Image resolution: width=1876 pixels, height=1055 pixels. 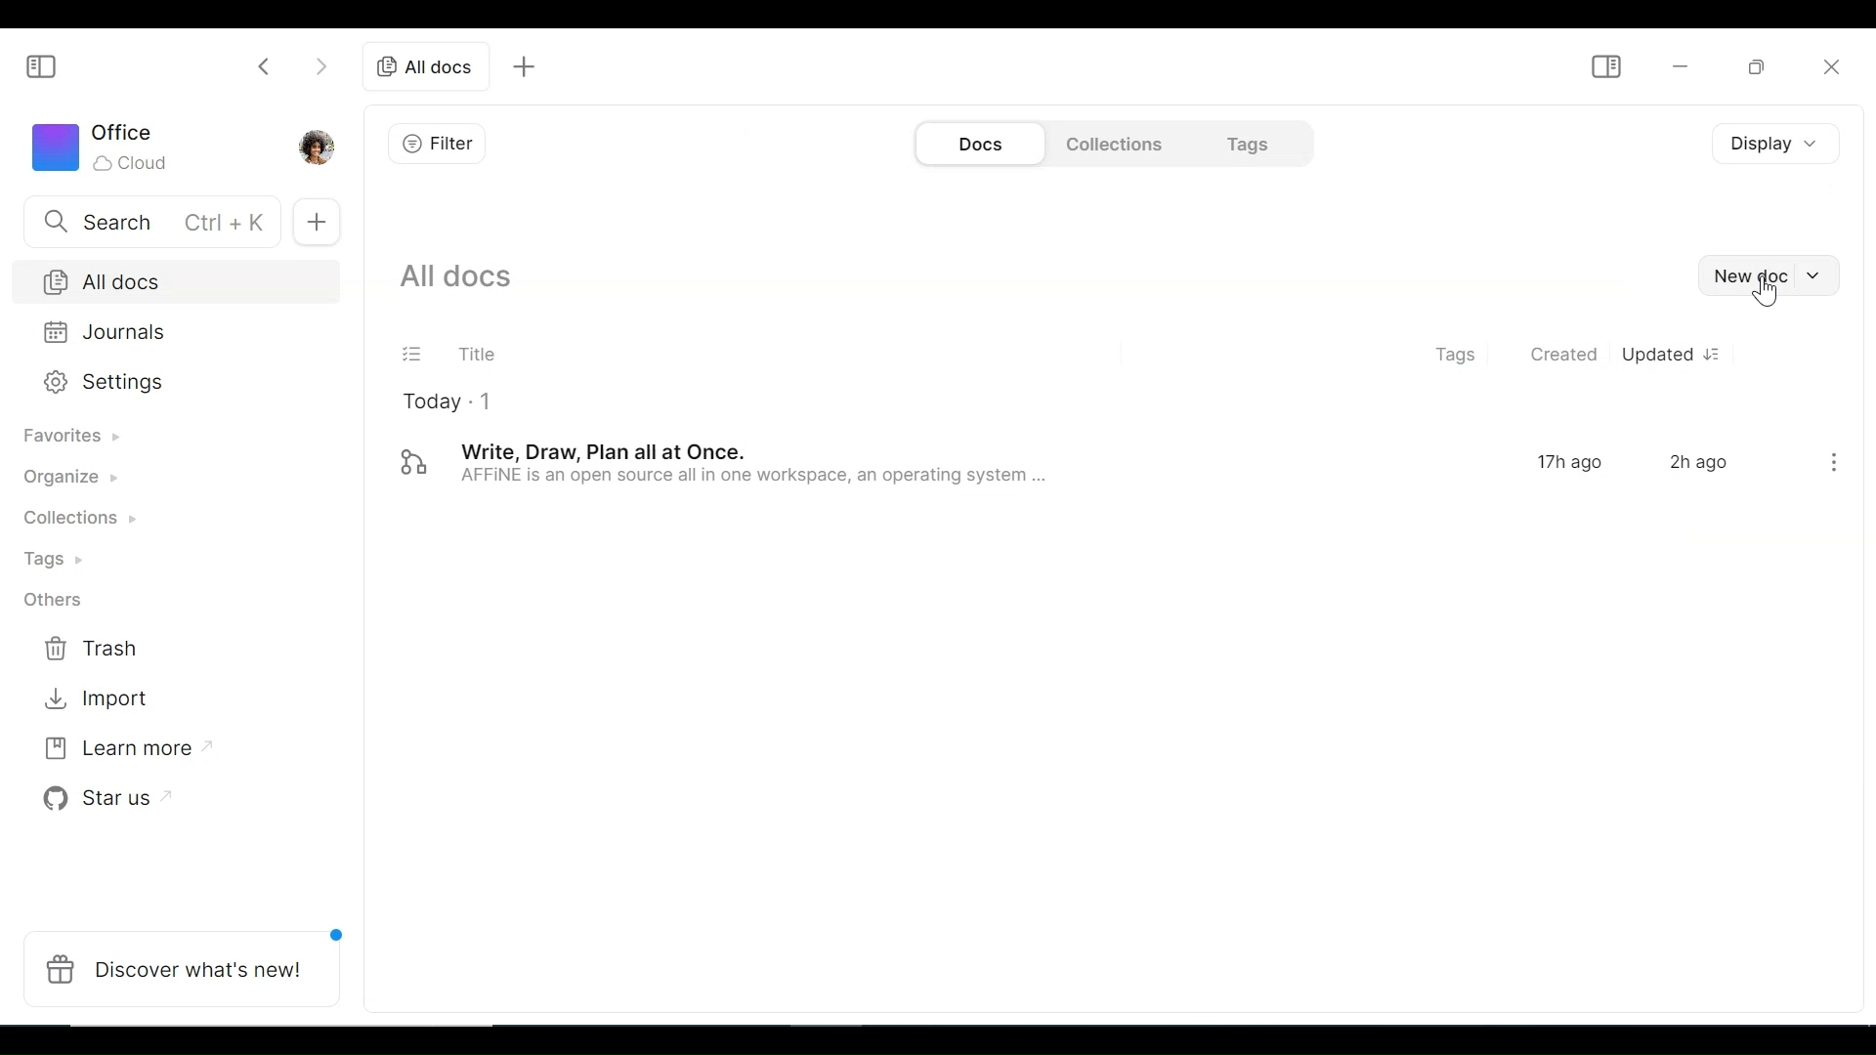 What do you see at coordinates (128, 746) in the screenshot?
I see `Learn more` at bounding box center [128, 746].